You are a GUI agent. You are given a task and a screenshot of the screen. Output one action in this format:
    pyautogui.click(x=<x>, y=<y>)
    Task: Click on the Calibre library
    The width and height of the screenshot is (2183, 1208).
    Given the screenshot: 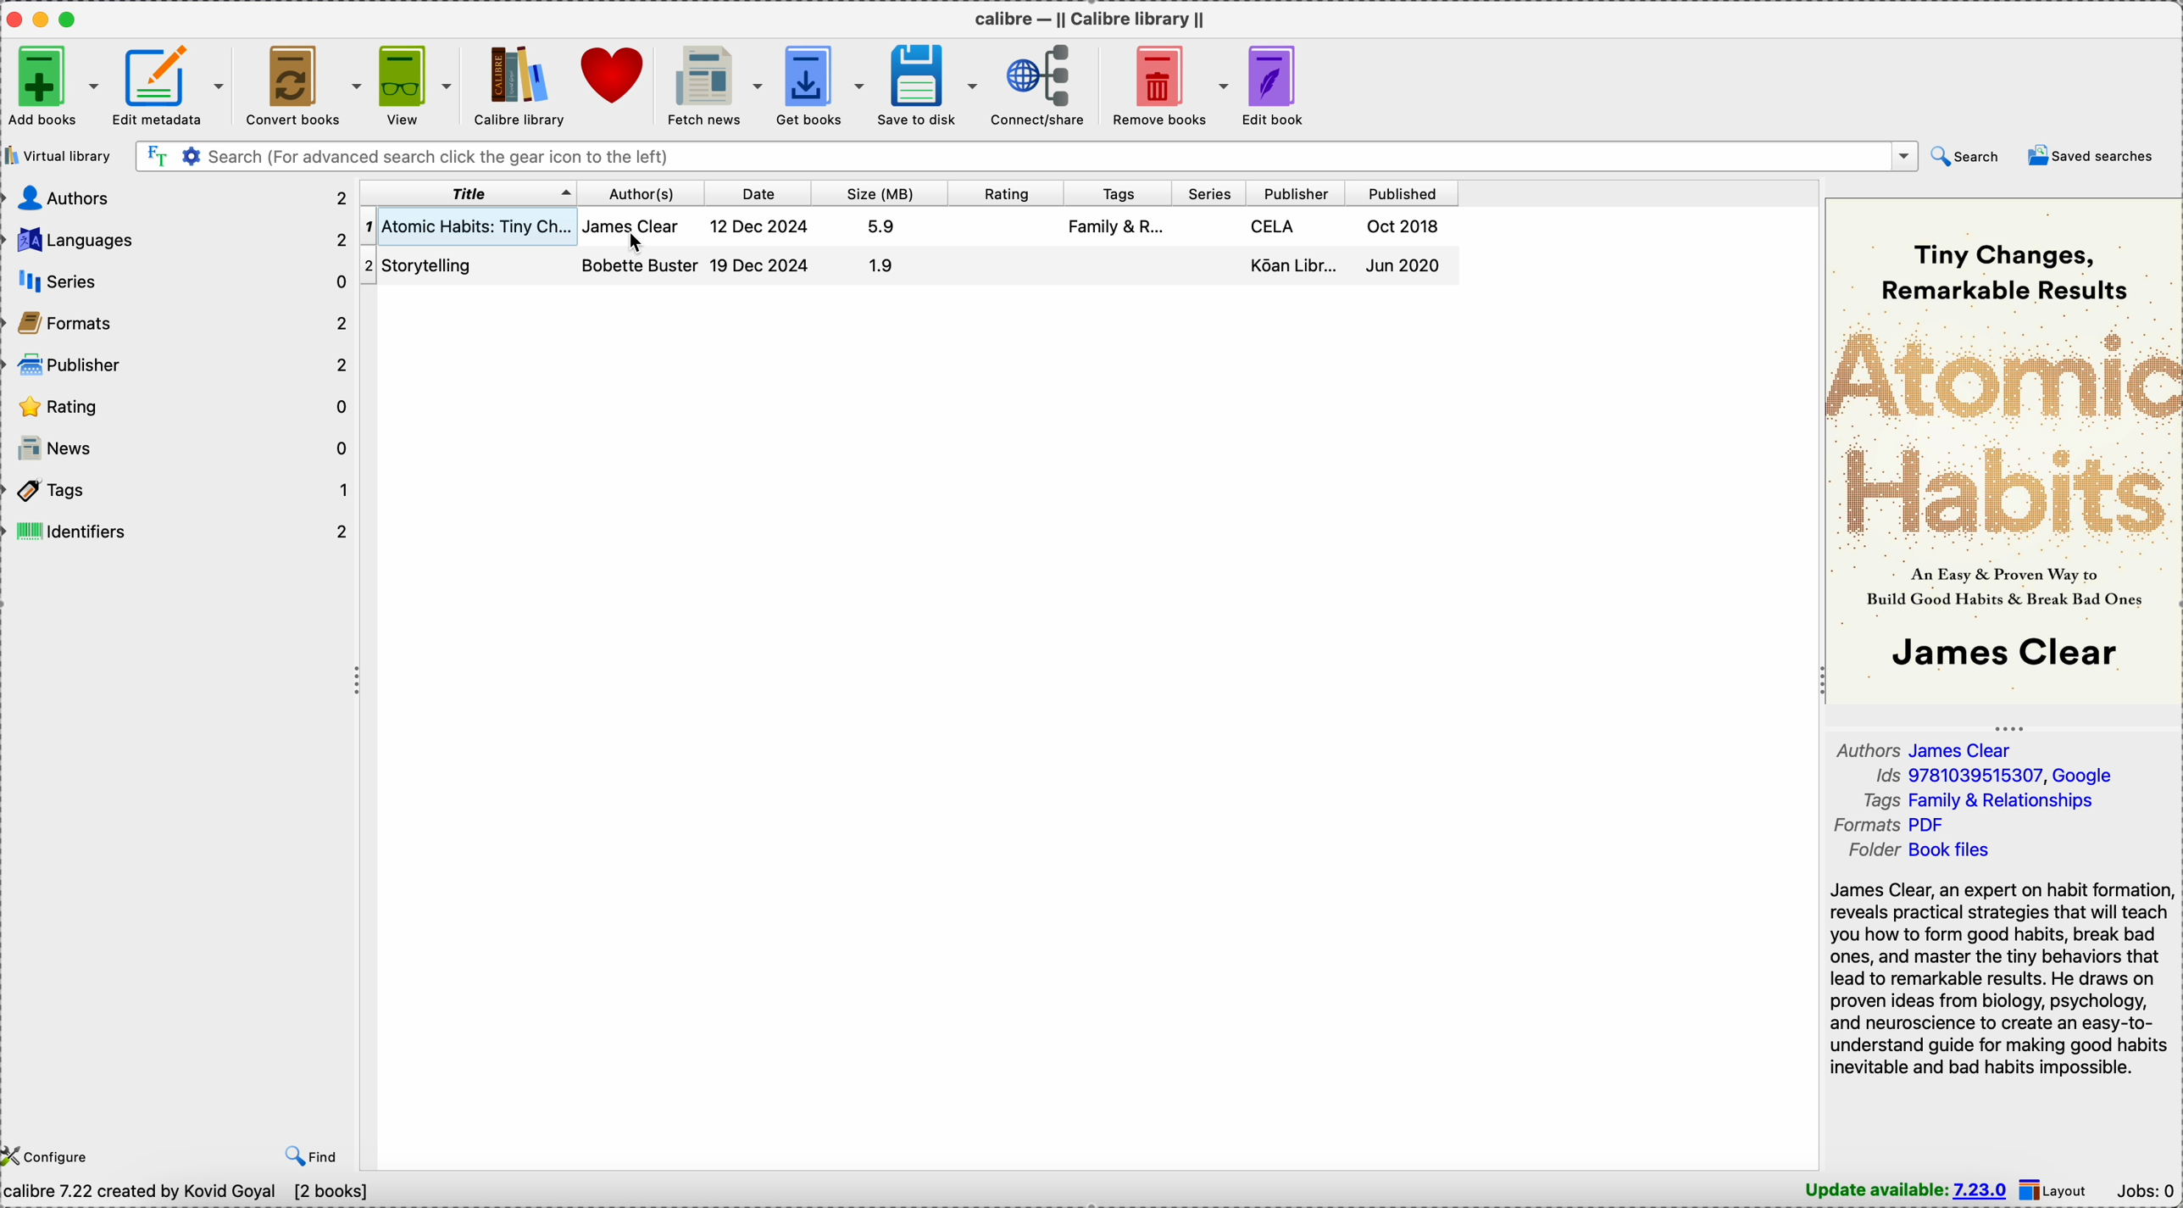 What is the action you would take?
    pyautogui.click(x=519, y=84)
    